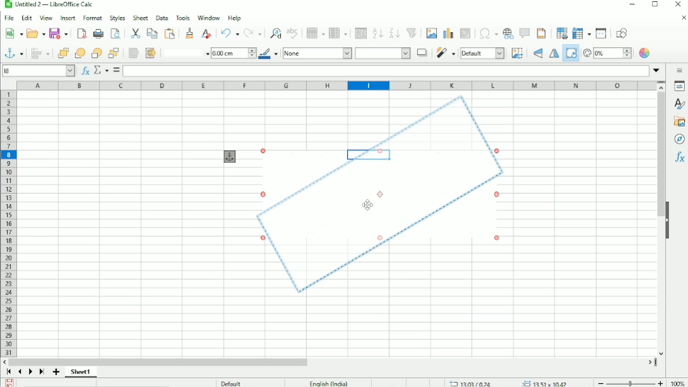 This screenshot has height=387, width=688. What do you see at coordinates (413, 33) in the screenshot?
I see `Autofilter` at bounding box center [413, 33].